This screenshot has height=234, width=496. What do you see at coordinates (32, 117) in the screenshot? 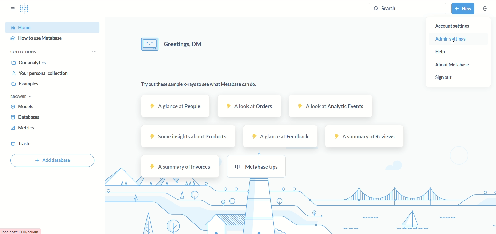
I see `Databases` at bounding box center [32, 117].